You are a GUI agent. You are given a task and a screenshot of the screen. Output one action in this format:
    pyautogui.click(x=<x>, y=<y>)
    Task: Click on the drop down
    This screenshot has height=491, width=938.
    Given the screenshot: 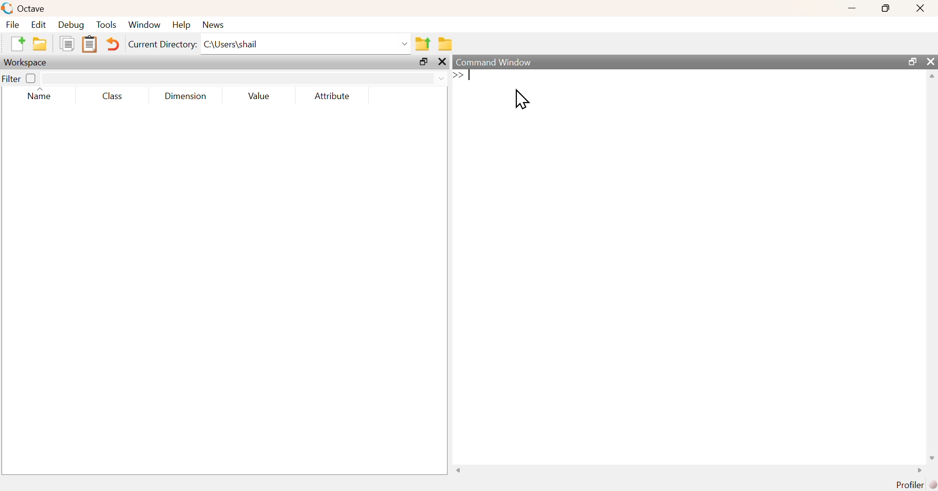 What is the action you would take?
    pyautogui.click(x=441, y=78)
    